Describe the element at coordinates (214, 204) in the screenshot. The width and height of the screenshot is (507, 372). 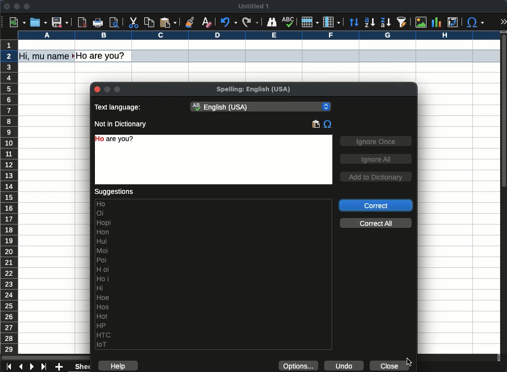
I see `Ho` at that location.